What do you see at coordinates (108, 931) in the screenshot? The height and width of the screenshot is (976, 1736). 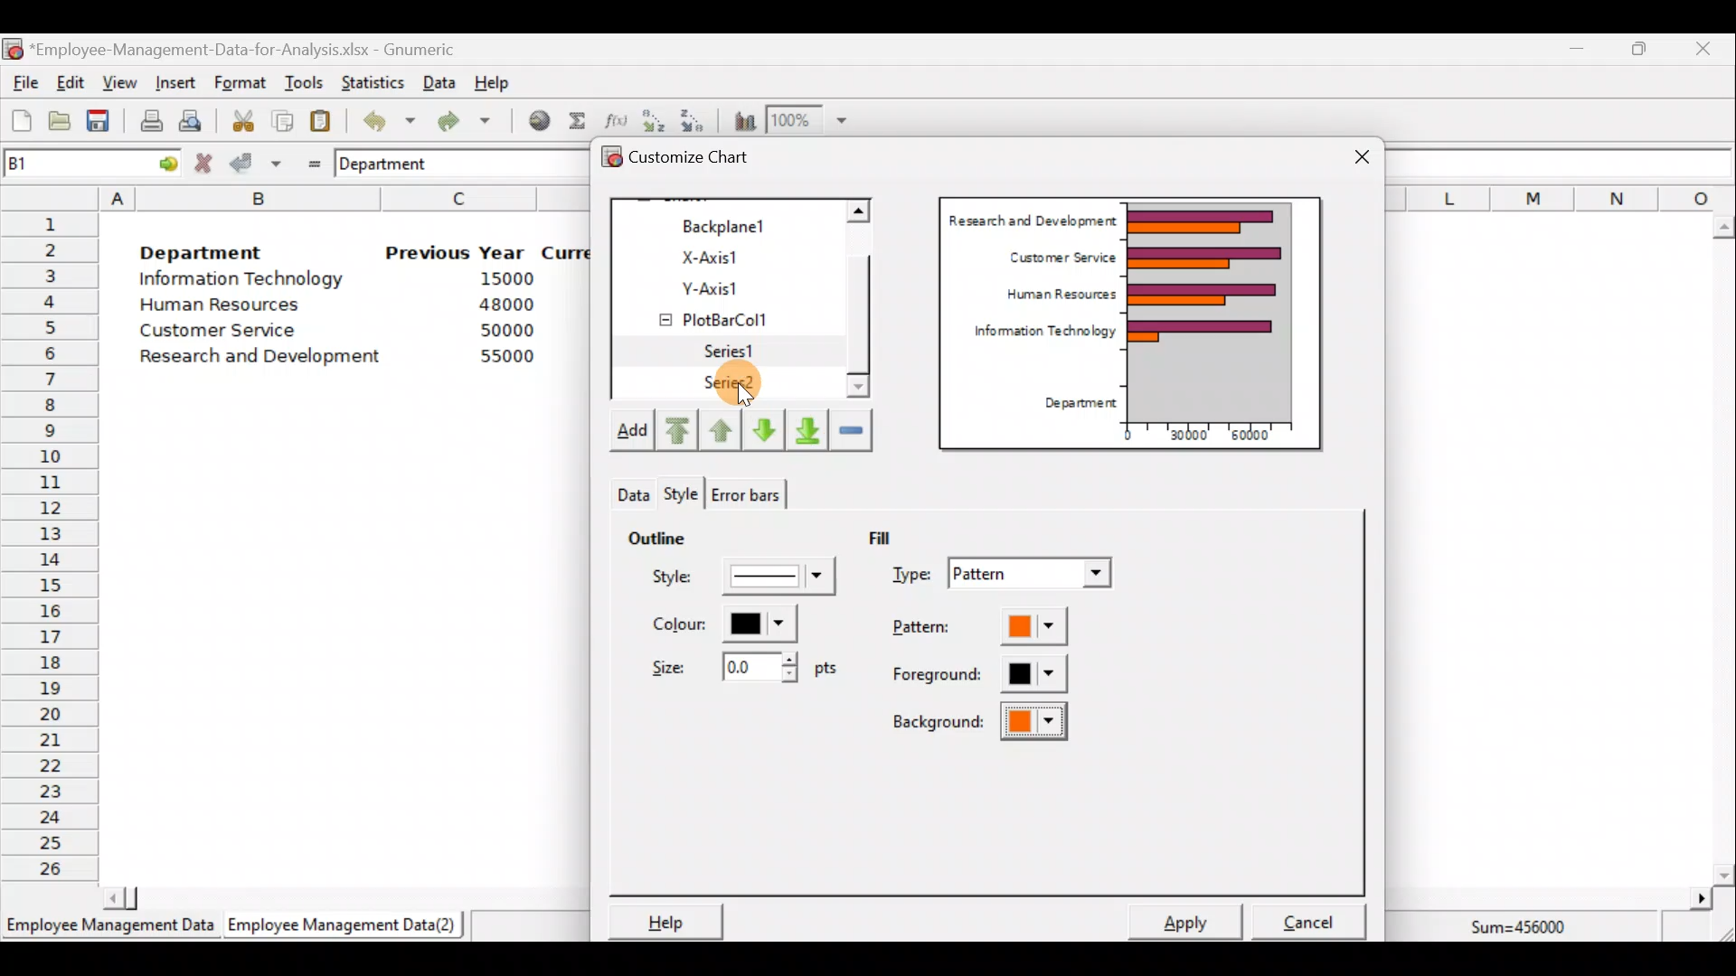 I see `Employee Management Data` at bounding box center [108, 931].